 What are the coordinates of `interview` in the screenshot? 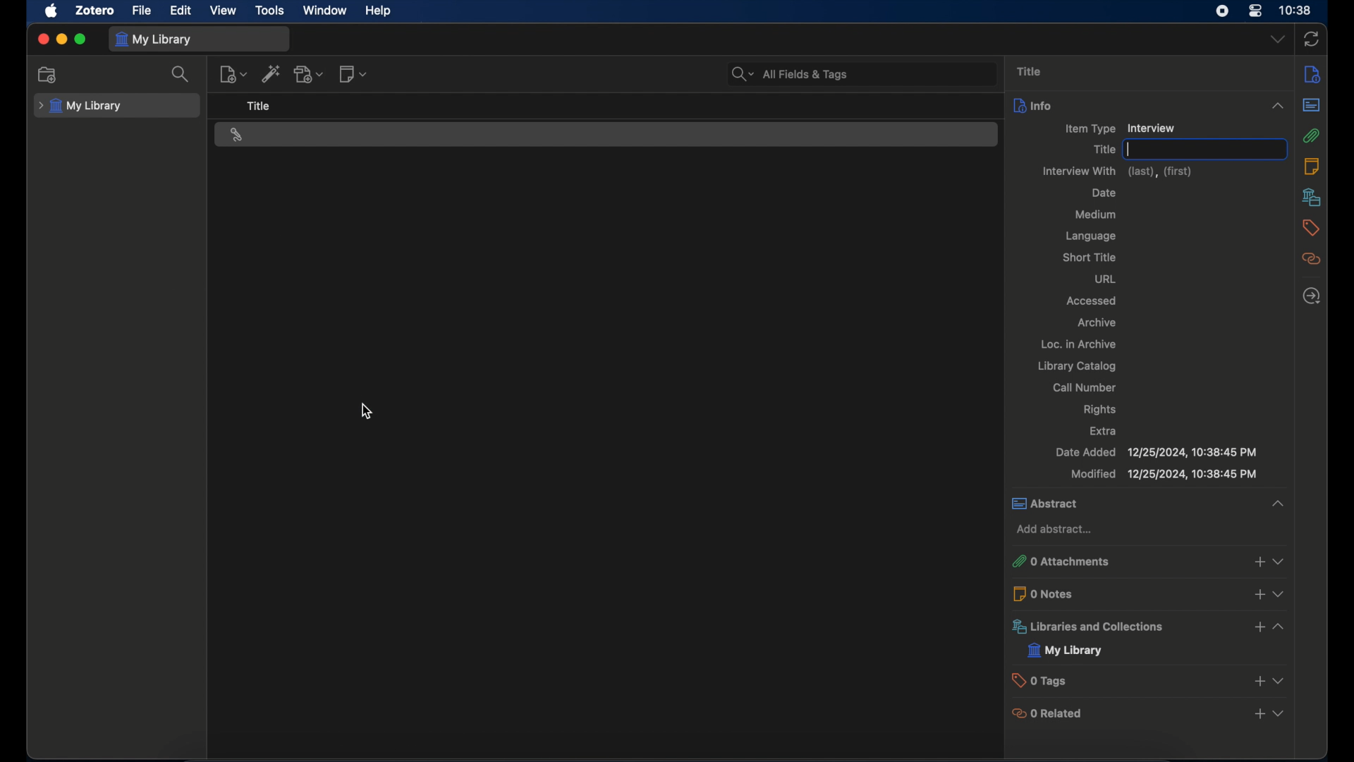 It's located at (236, 135).